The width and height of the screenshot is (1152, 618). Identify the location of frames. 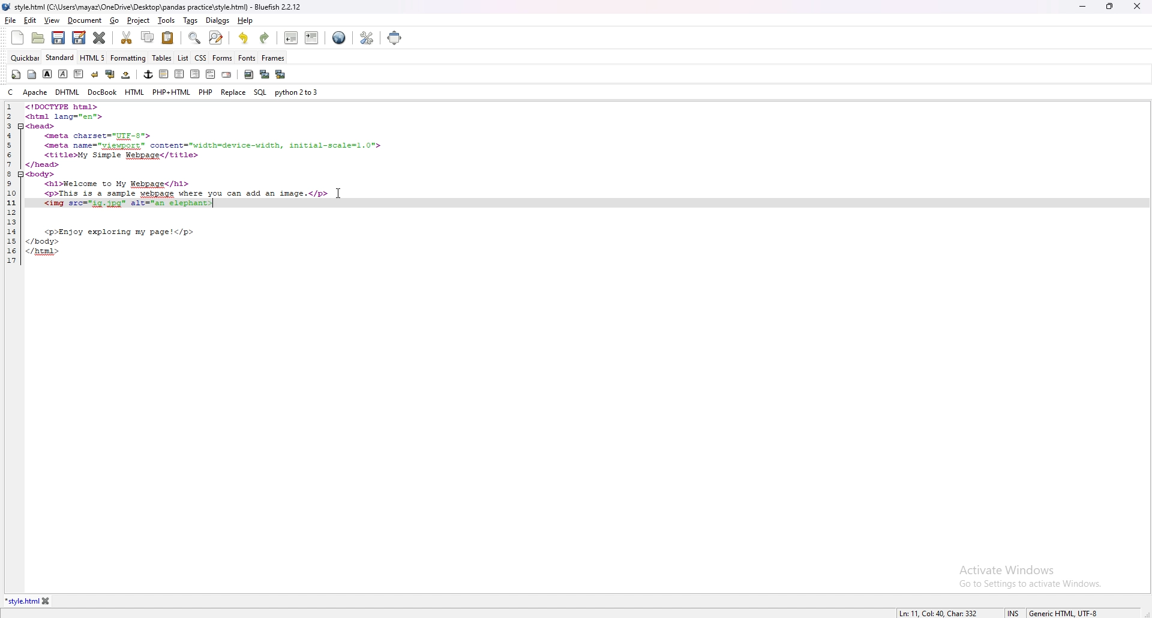
(273, 58).